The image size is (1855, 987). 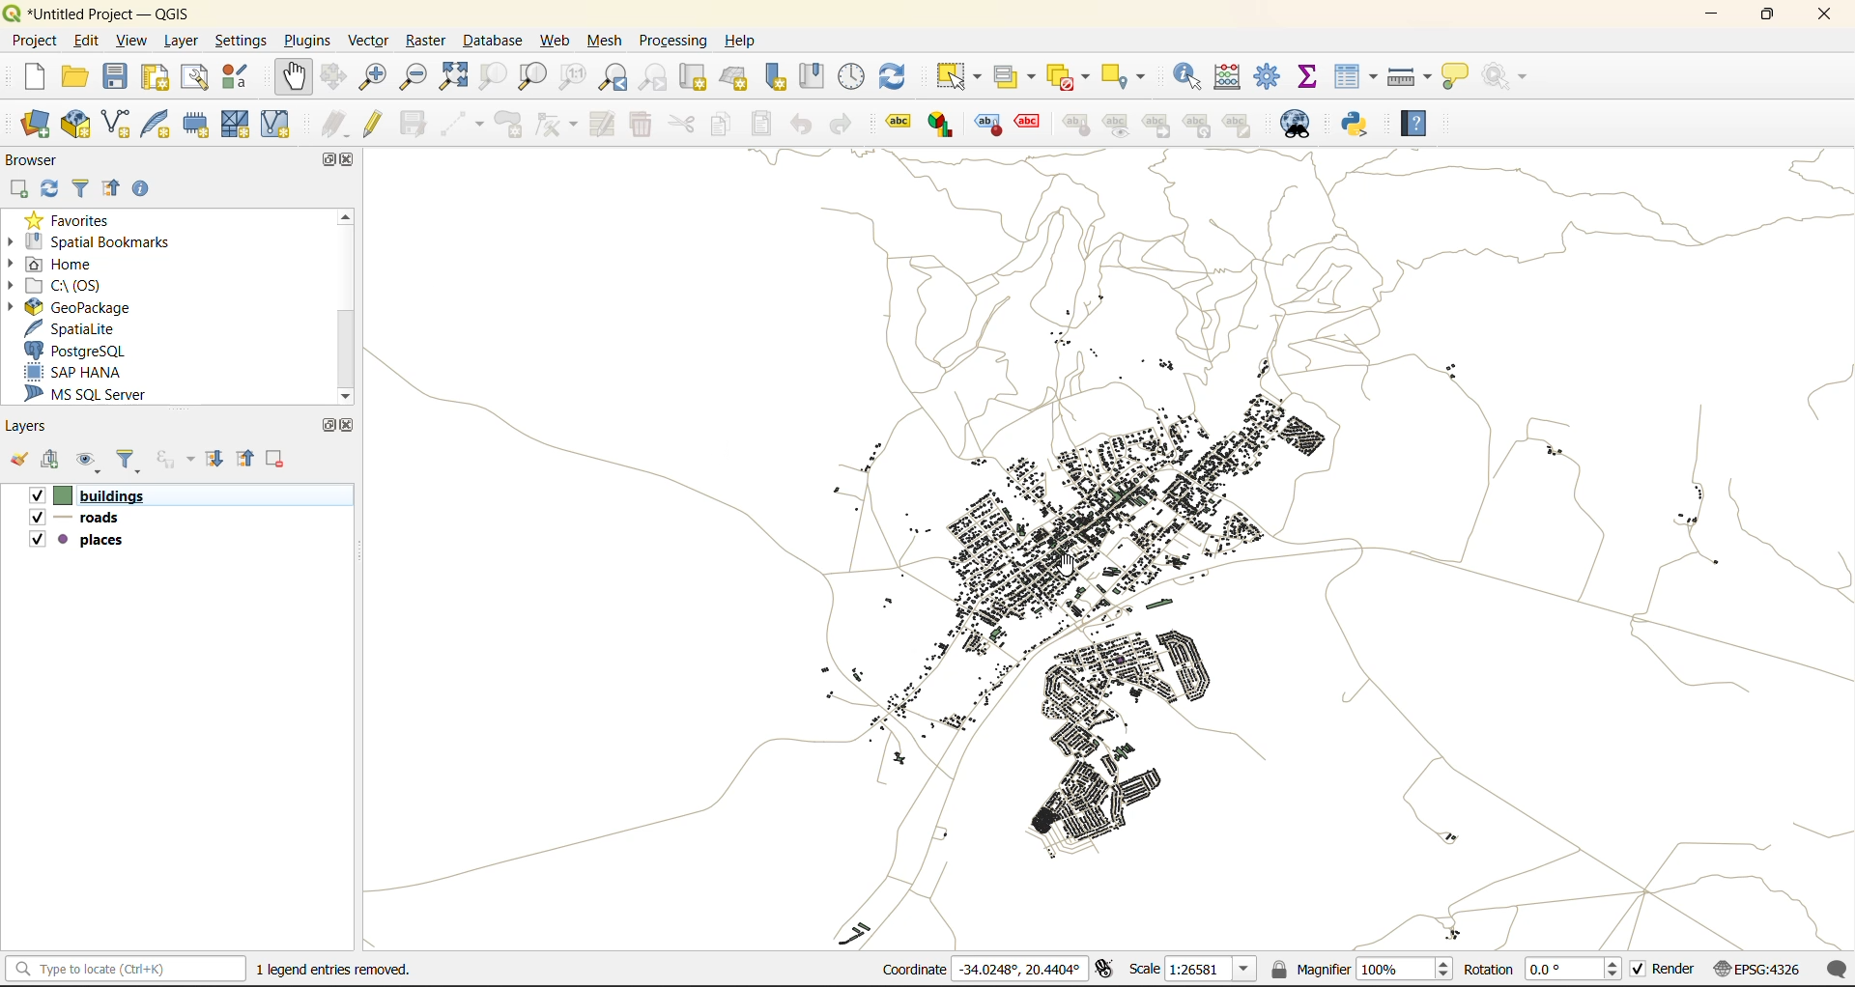 I want to click on filter by expression, so click(x=177, y=461).